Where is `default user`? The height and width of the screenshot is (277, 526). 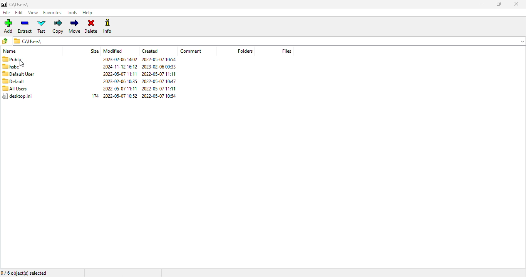
default user is located at coordinates (18, 74).